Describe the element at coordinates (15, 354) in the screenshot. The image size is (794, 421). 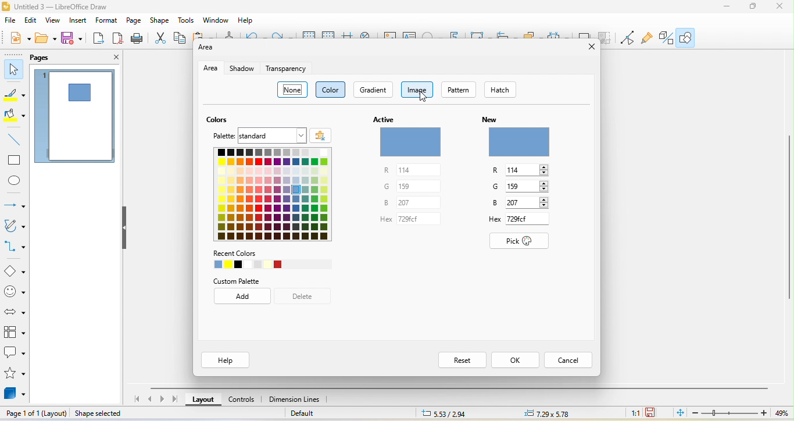
I see `callout shape` at that location.